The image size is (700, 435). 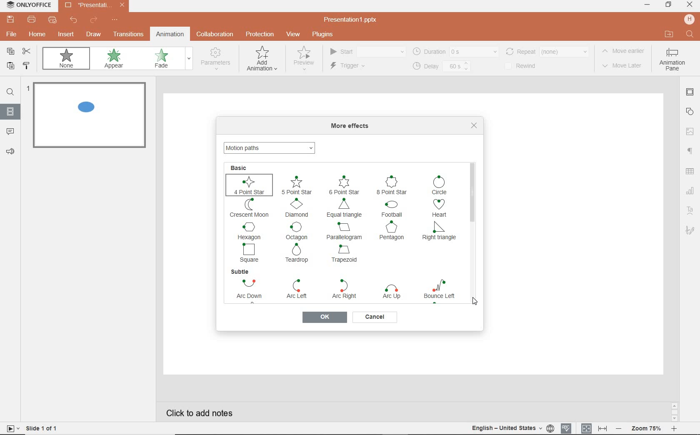 What do you see at coordinates (10, 93) in the screenshot?
I see `find` at bounding box center [10, 93].